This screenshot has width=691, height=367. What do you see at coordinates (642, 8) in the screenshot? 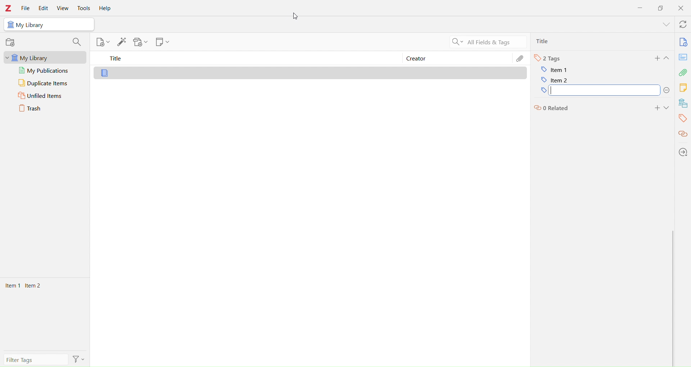
I see `` at bounding box center [642, 8].